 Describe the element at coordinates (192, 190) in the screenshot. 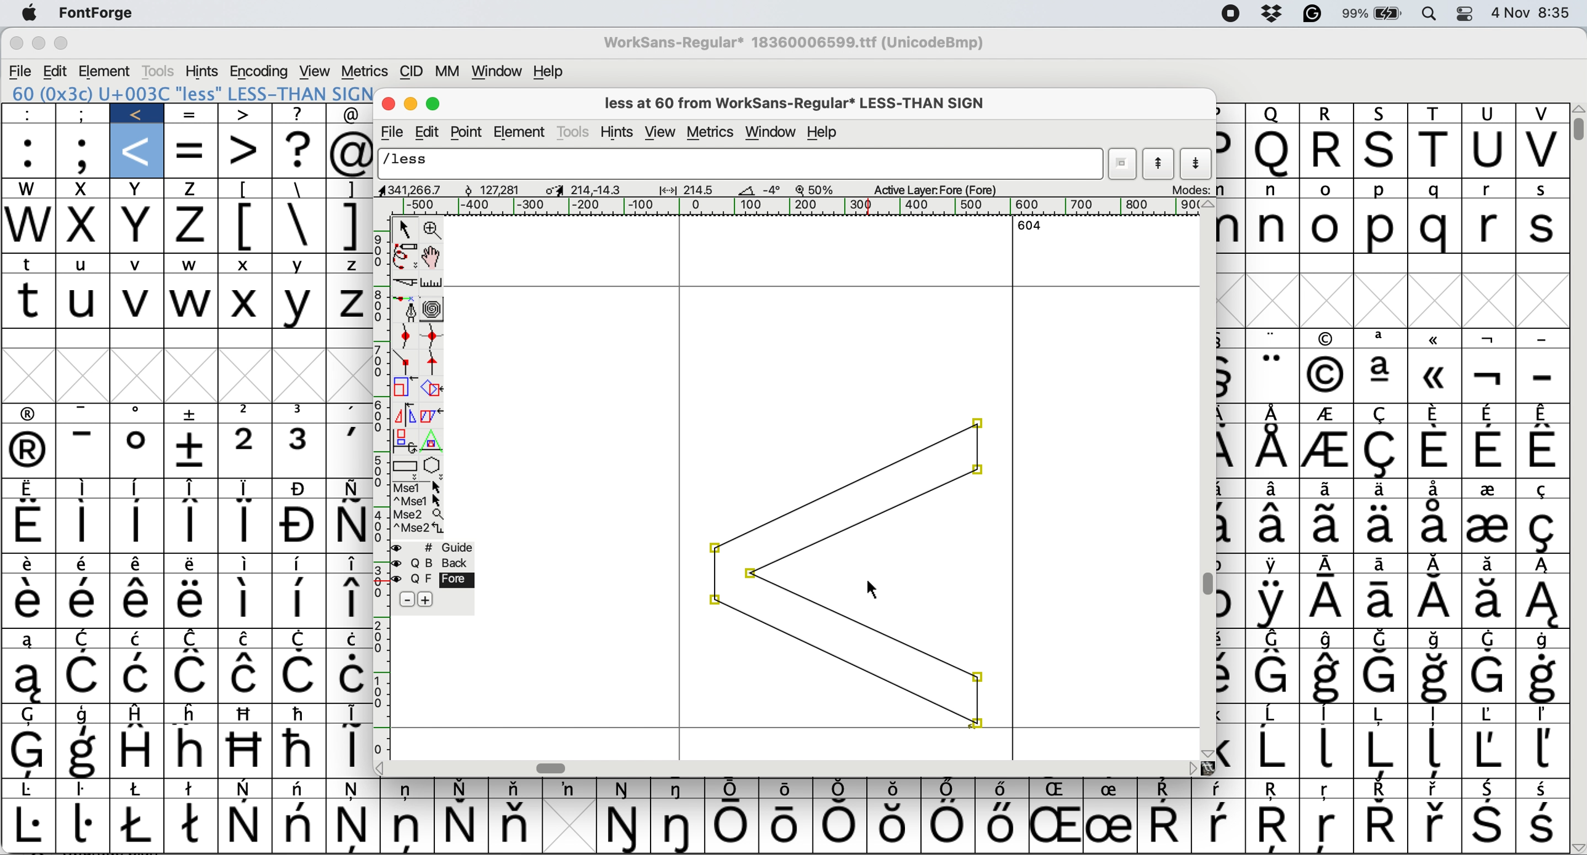

I see `z` at that location.